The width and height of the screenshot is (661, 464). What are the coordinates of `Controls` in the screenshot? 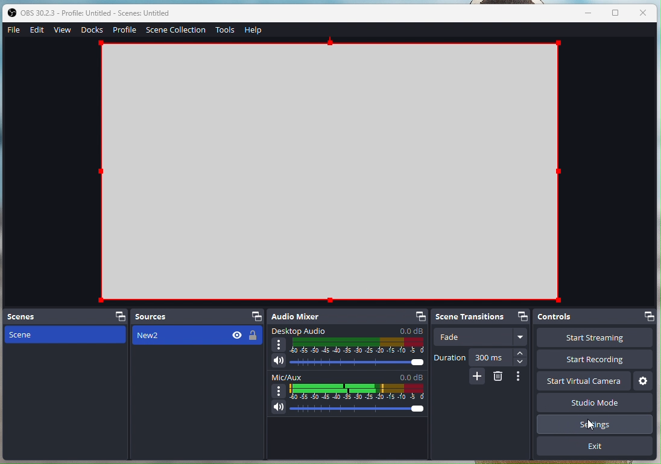 It's located at (578, 317).